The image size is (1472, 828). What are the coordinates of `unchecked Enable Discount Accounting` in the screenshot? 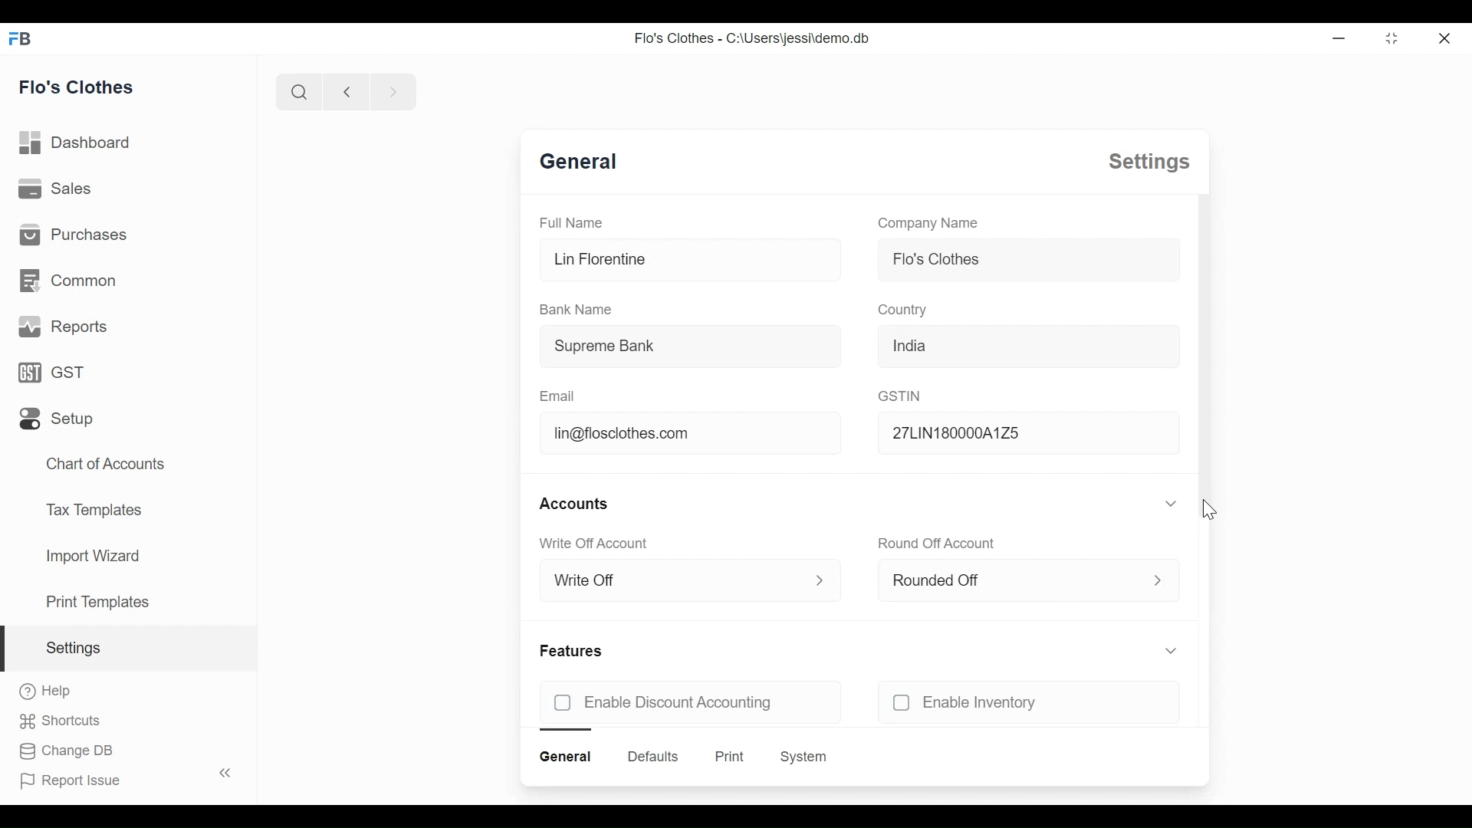 It's located at (661, 702).